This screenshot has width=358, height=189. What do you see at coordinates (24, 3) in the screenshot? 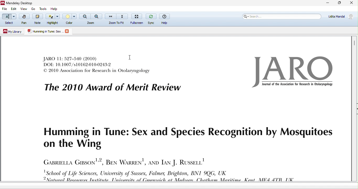
I see `Mendeley Desktop` at bounding box center [24, 3].